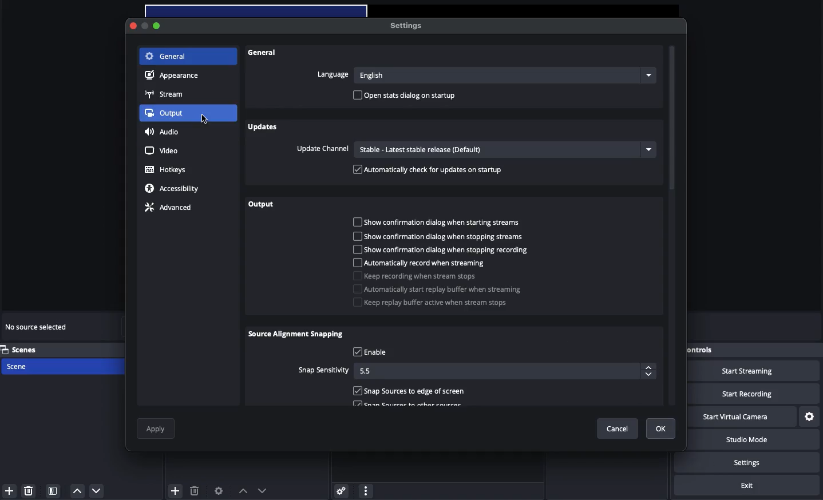 This screenshot has height=500, width=823. I want to click on Options, so click(366, 489).